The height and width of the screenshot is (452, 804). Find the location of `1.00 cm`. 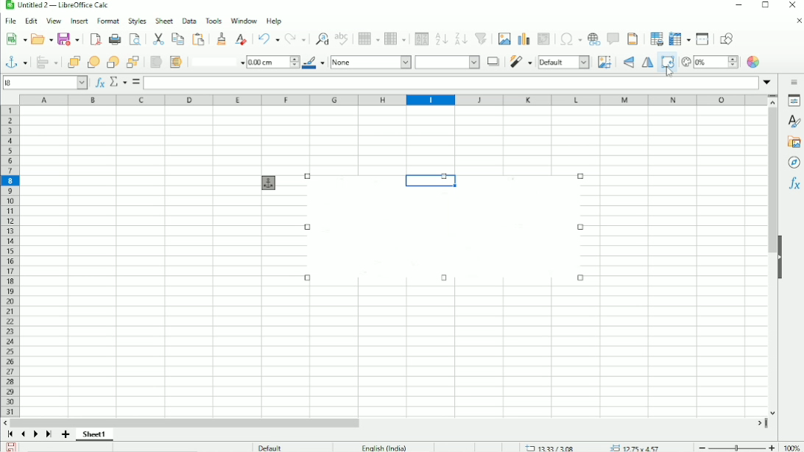

1.00 cm is located at coordinates (272, 63).